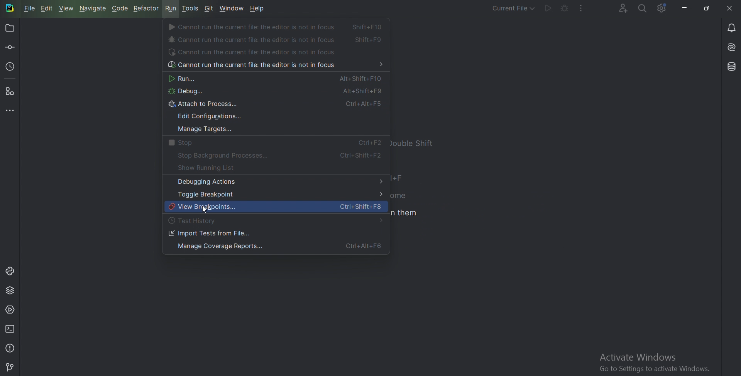 The height and width of the screenshot is (376, 741). I want to click on More tool windows, so click(10, 111).